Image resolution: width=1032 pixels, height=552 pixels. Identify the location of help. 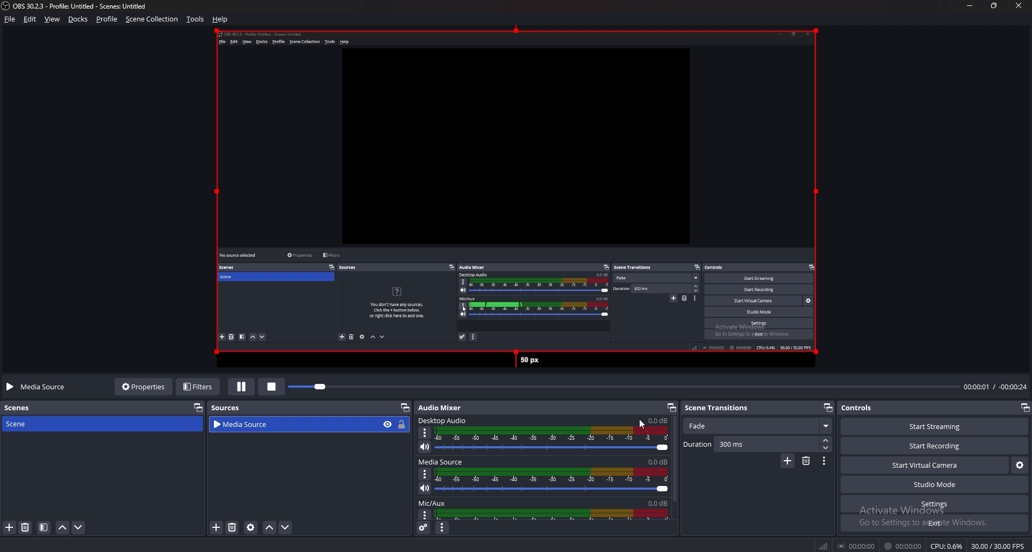
(220, 19).